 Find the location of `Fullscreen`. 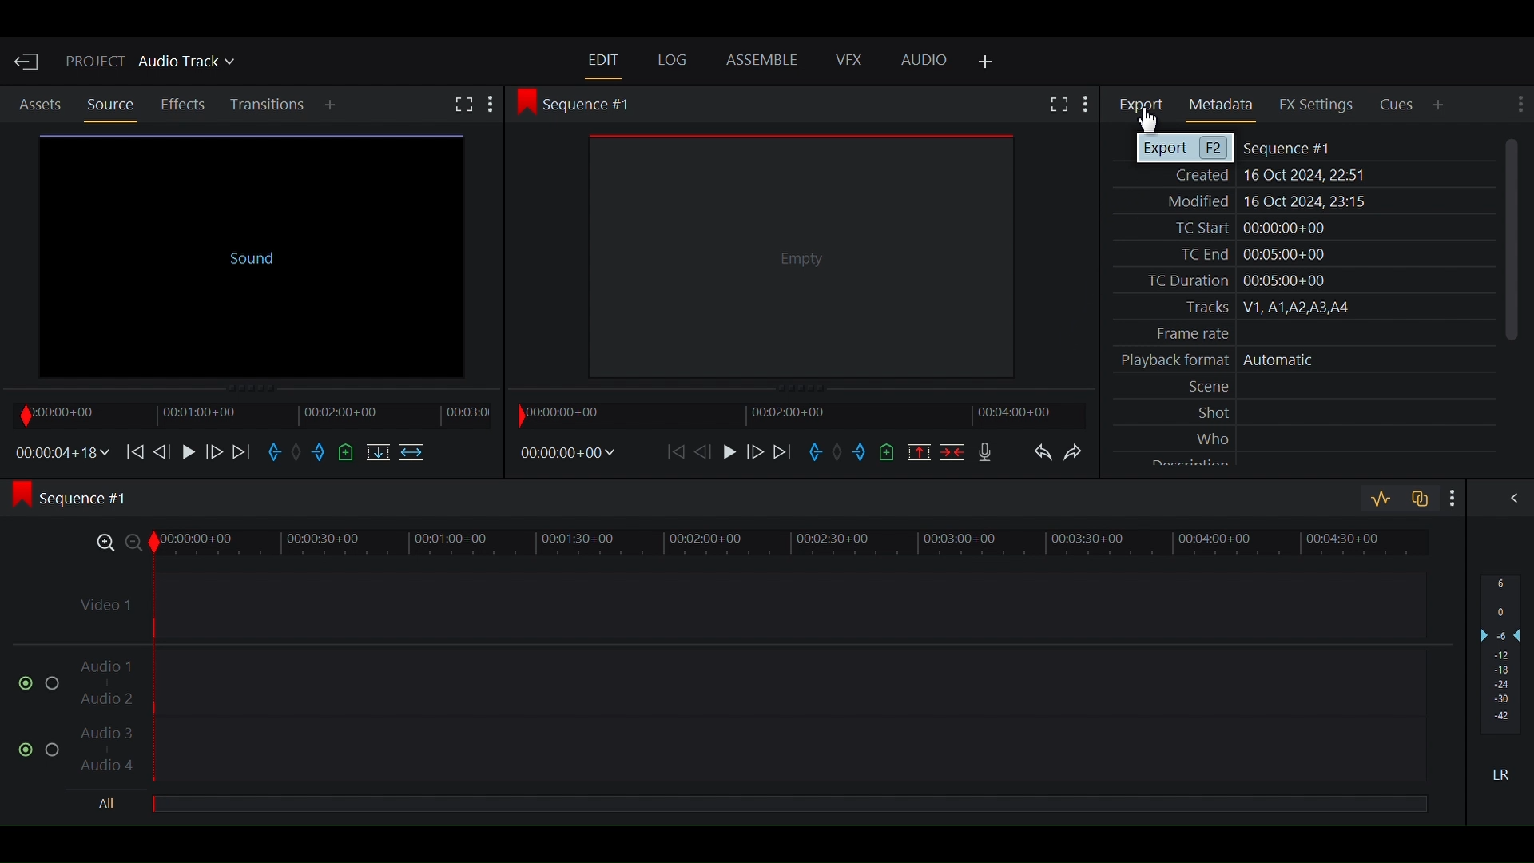

Fullscreen is located at coordinates (463, 106).